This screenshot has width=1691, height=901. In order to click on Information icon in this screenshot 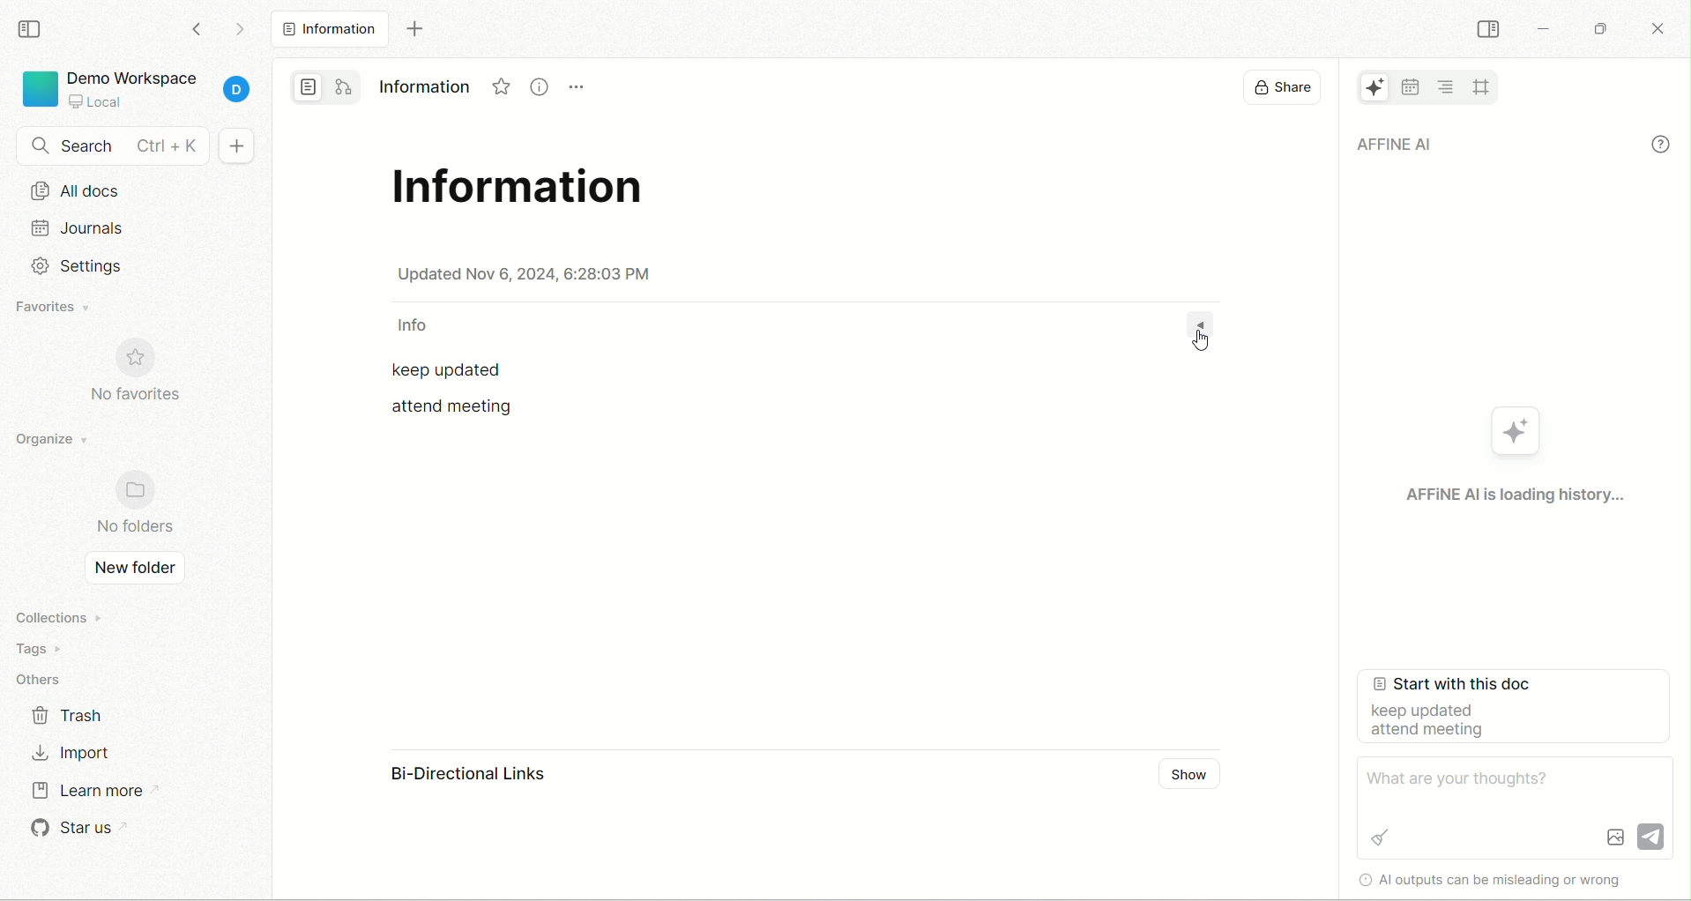, I will do `click(540, 88)`.